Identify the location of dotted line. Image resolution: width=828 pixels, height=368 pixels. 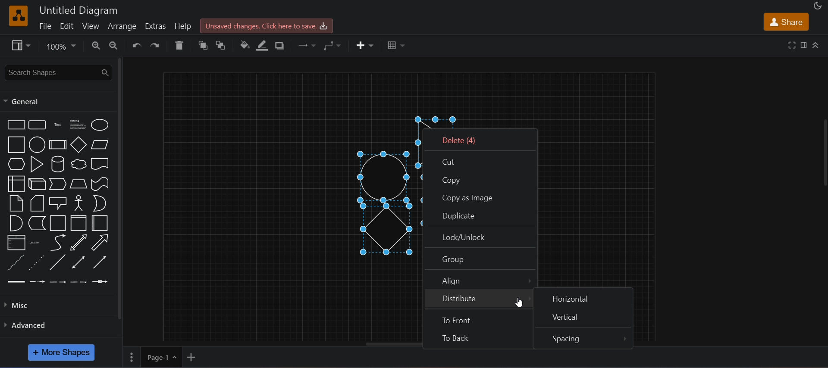
(37, 262).